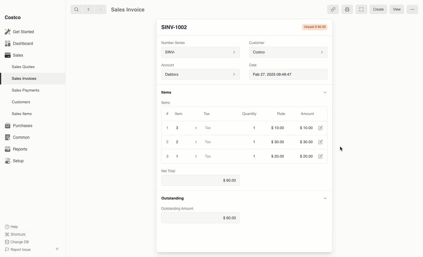 This screenshot has width=423, height=257. Describe the element at coordinates (348, 9) in the screenshot. I see `Print` at that location.